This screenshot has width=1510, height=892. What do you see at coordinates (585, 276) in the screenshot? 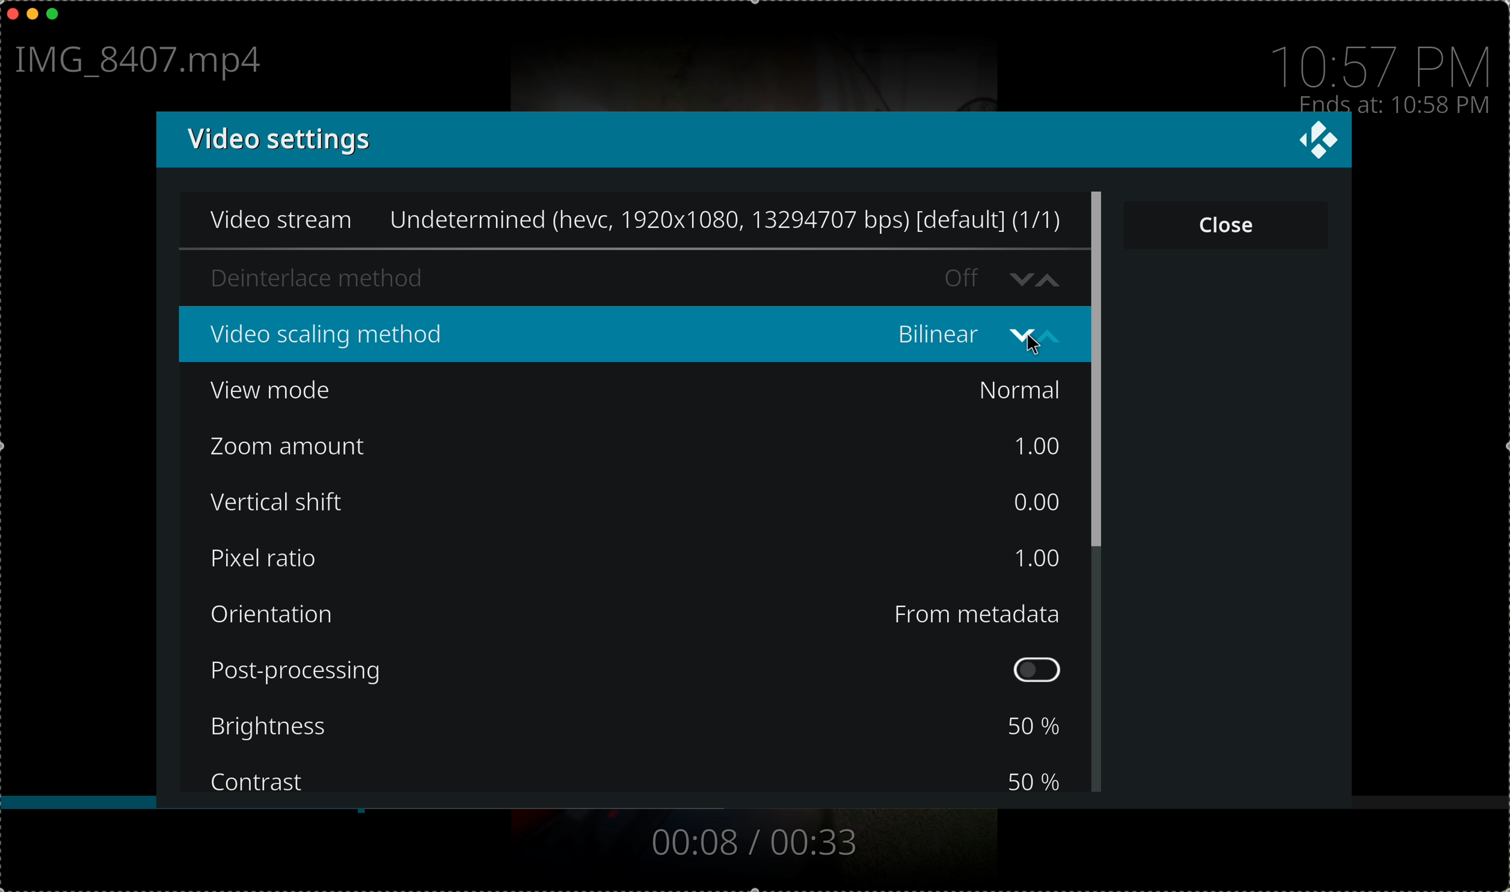
I see `deinterlace method` at bounding box center [585, 276].